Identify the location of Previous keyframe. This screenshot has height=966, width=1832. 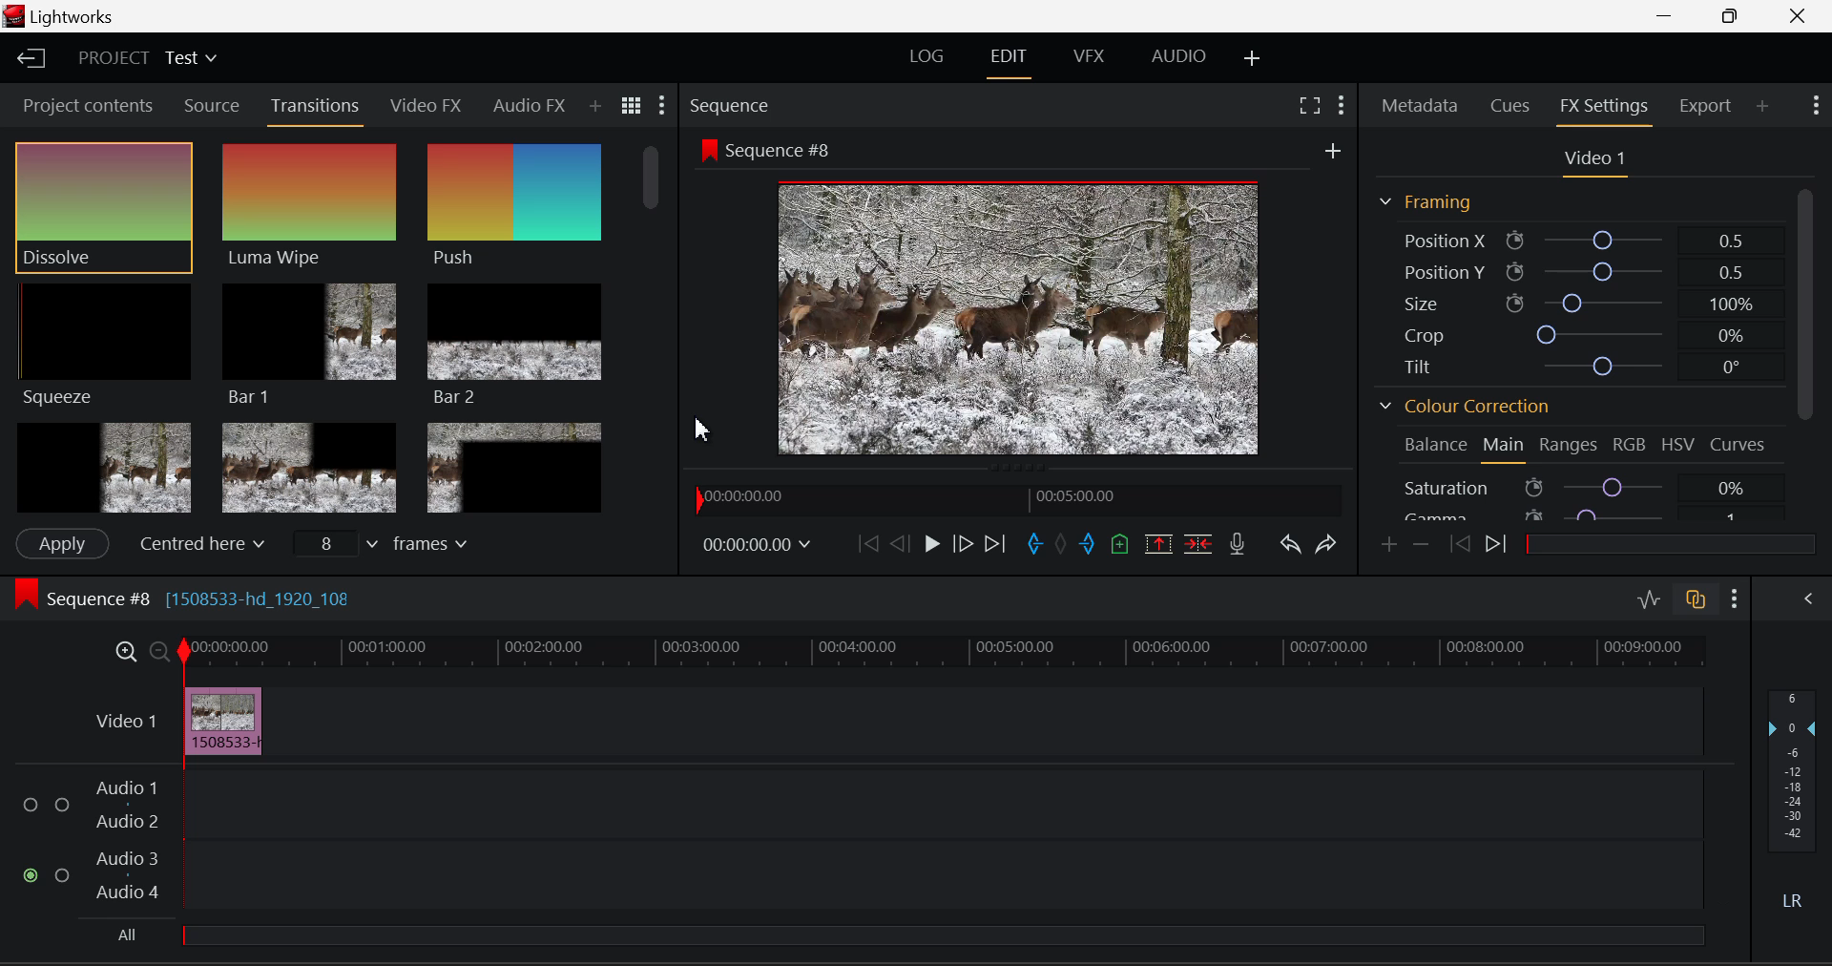
(1462, 543).